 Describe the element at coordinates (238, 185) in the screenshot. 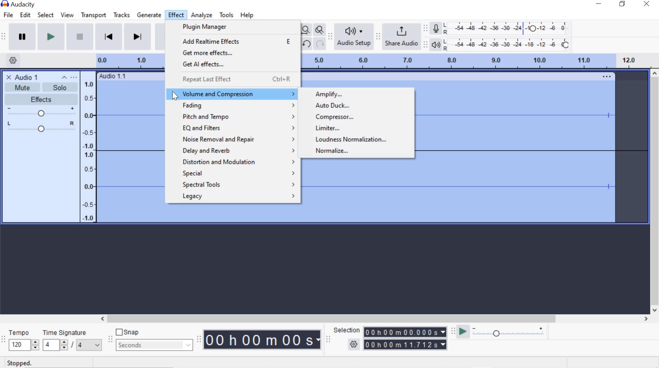

I see `spectral tools` at that location.